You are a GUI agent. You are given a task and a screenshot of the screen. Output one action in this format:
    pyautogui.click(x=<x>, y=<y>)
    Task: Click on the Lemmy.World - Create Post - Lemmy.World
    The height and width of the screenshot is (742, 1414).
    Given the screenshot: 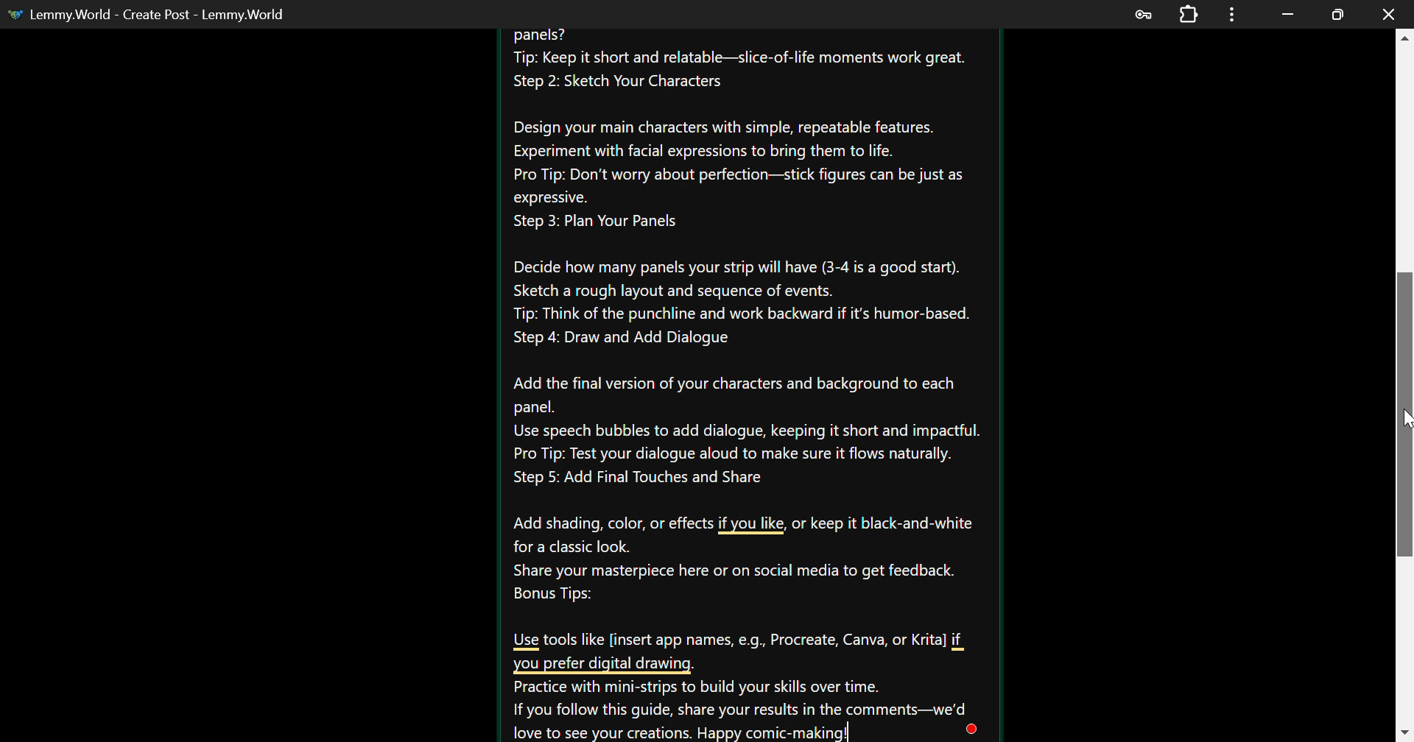 What is the action you would take?
    pyautogui.click(x=153, y=14)
    